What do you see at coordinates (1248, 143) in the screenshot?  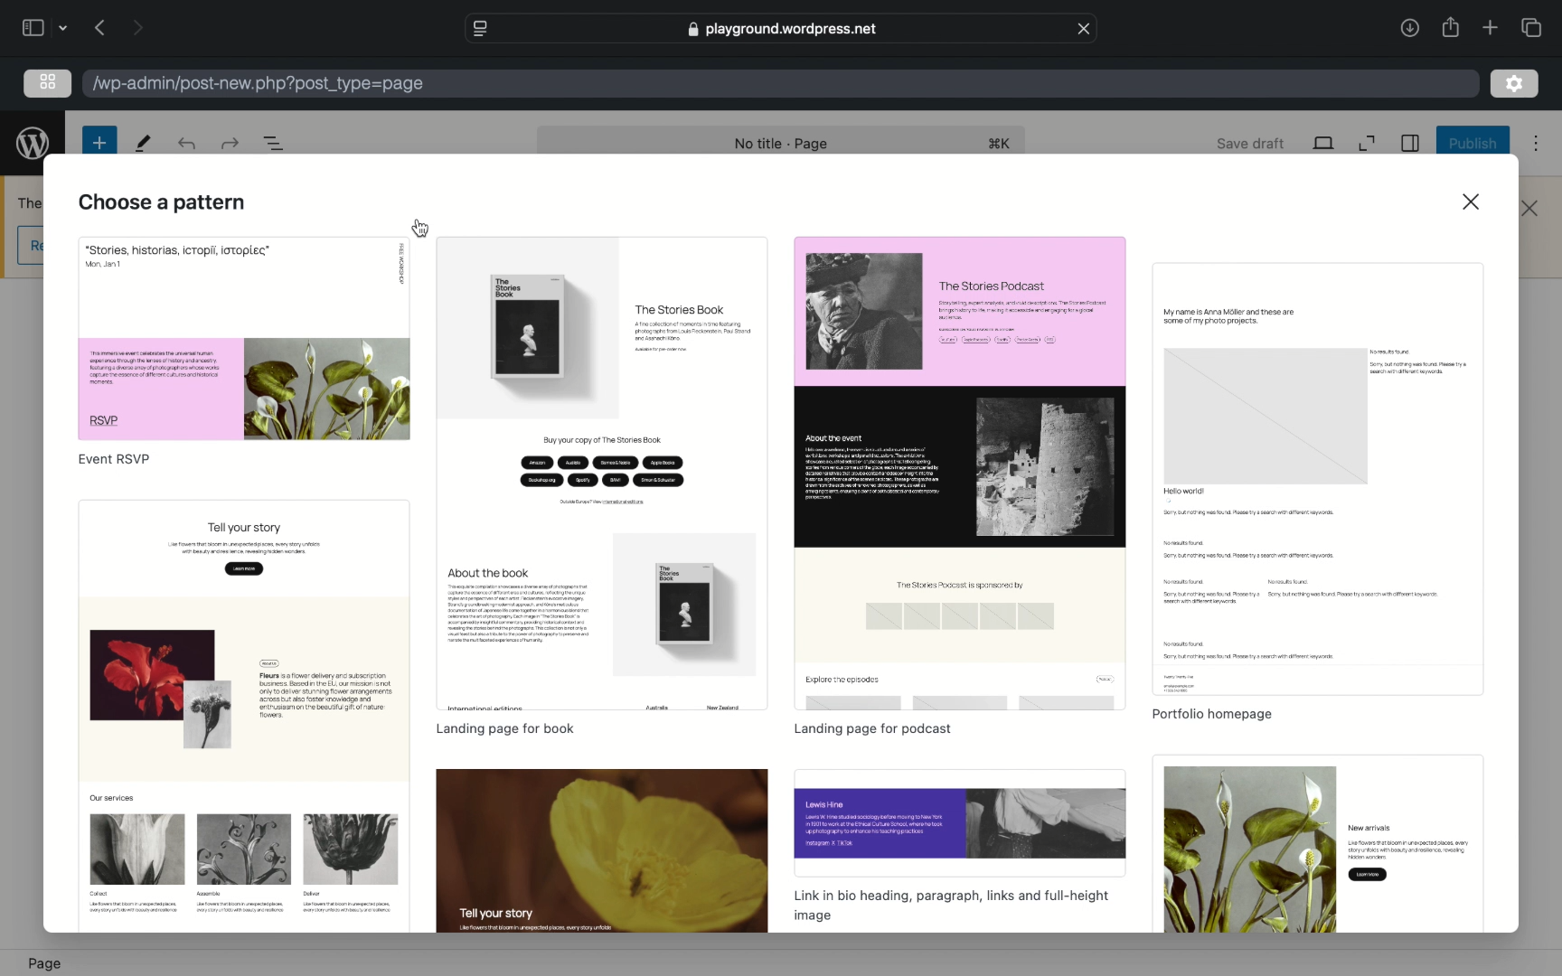 I see `save draft` at bounding box center [1248, 143].